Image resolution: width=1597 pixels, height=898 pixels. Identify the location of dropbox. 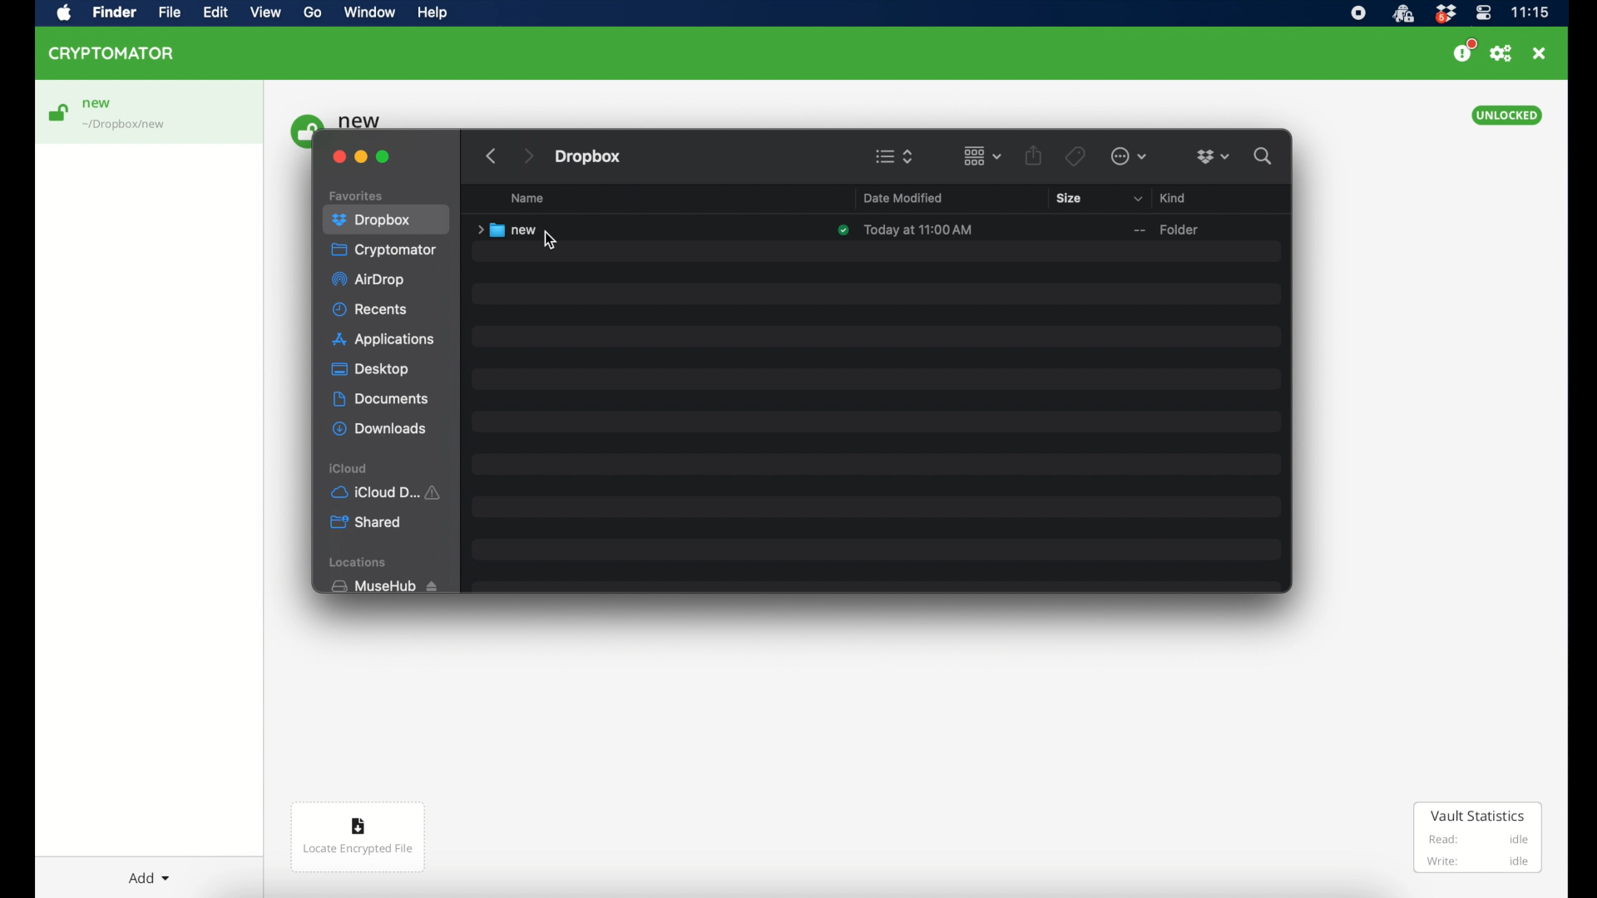
(372, 218).